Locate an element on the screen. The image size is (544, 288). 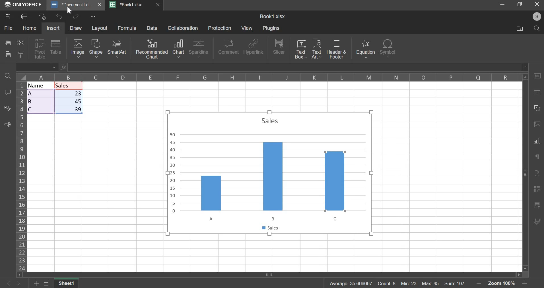
min is located at coordinates (408, 283).